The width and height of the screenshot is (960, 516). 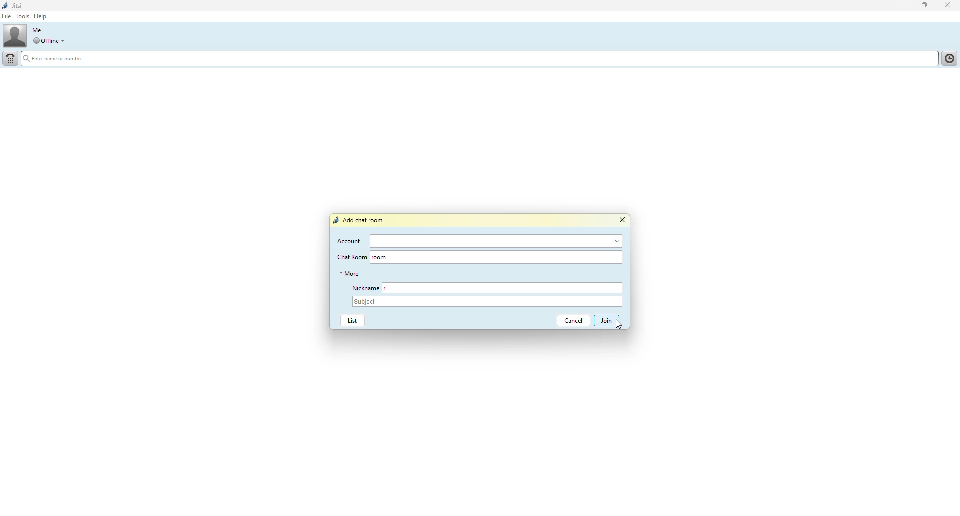 I want to click on more, so click(x=350, y=273).